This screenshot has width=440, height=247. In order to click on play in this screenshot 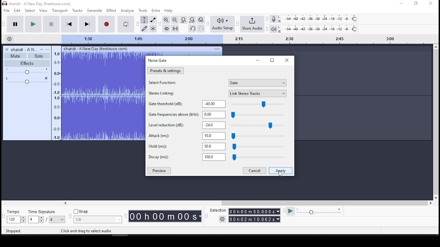, I will do `click(33, 24)`.